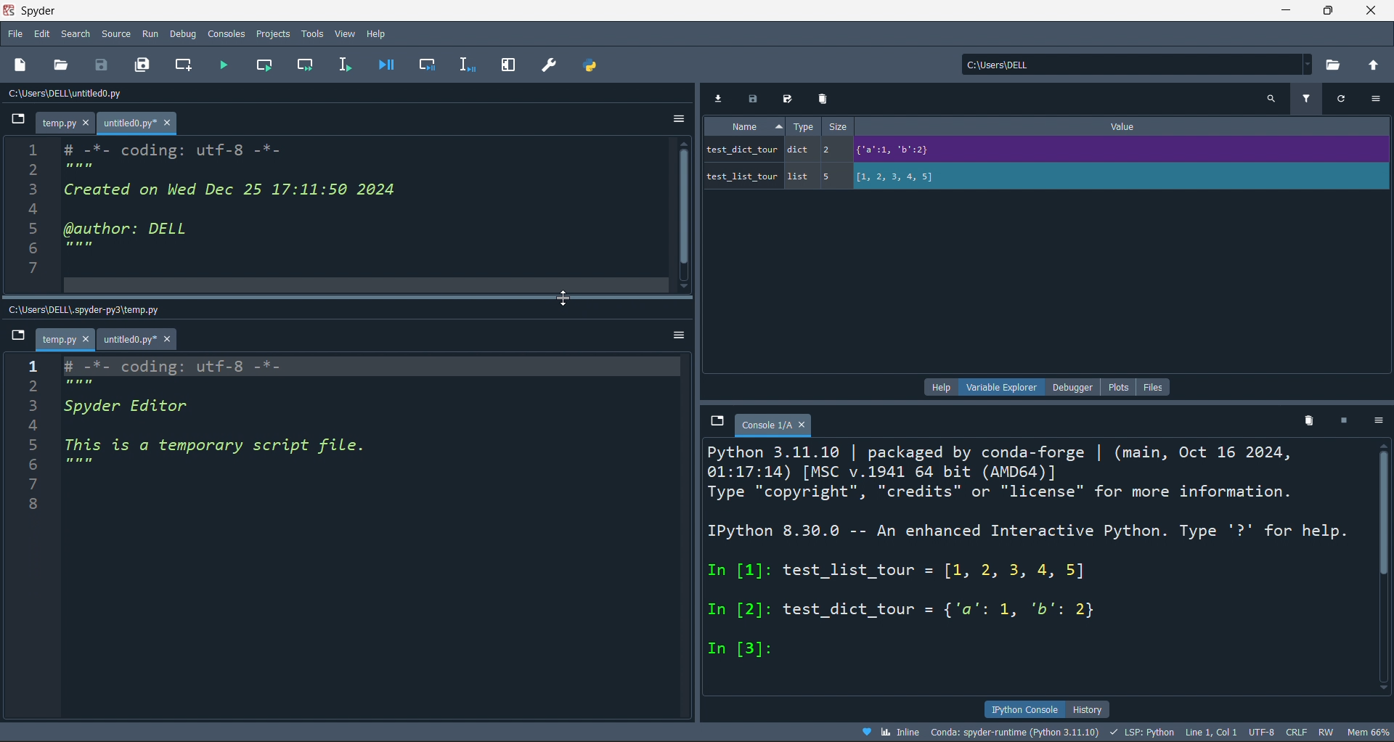 The height and width of the screenshot is (742, 1394). I want to click on consolesn, so click(227, 33).